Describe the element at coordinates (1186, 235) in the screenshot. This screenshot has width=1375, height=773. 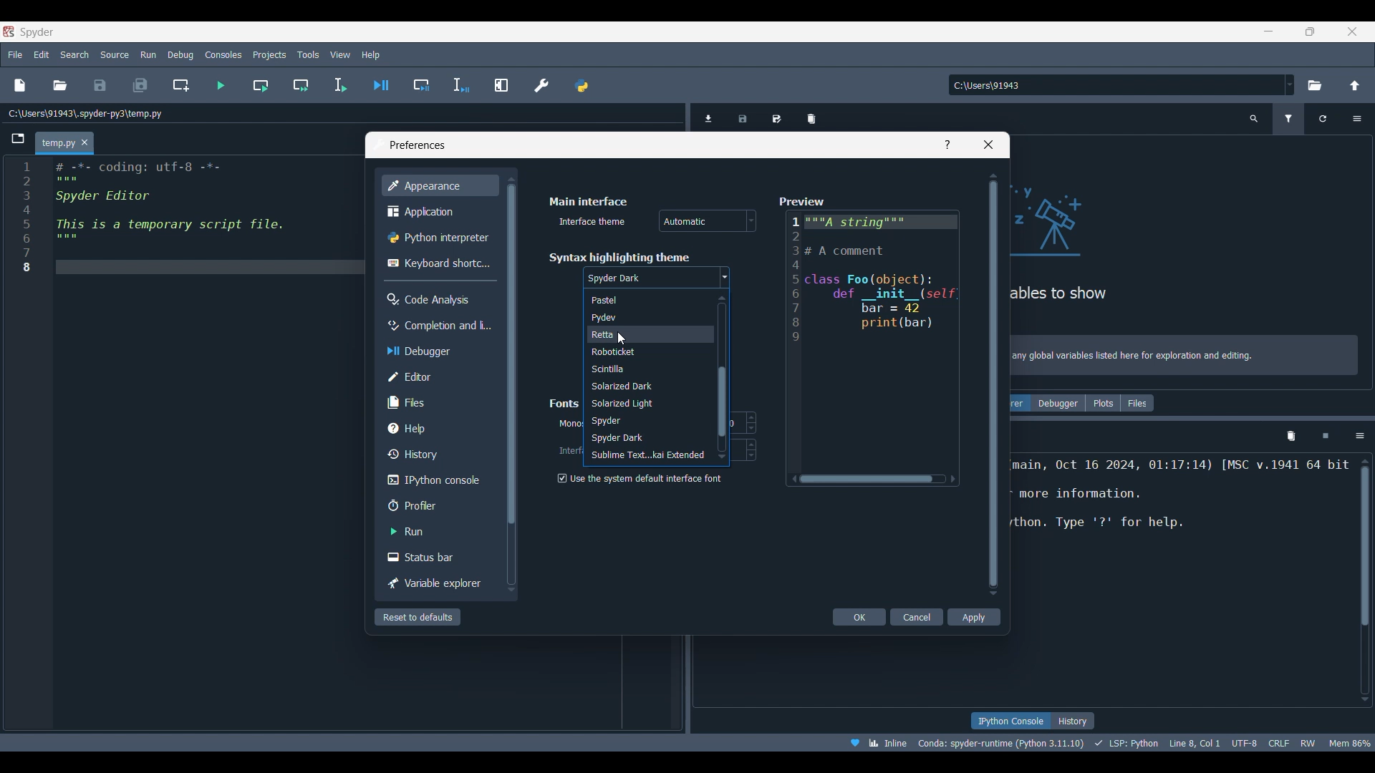
I see `variable explorer pane` at that location.